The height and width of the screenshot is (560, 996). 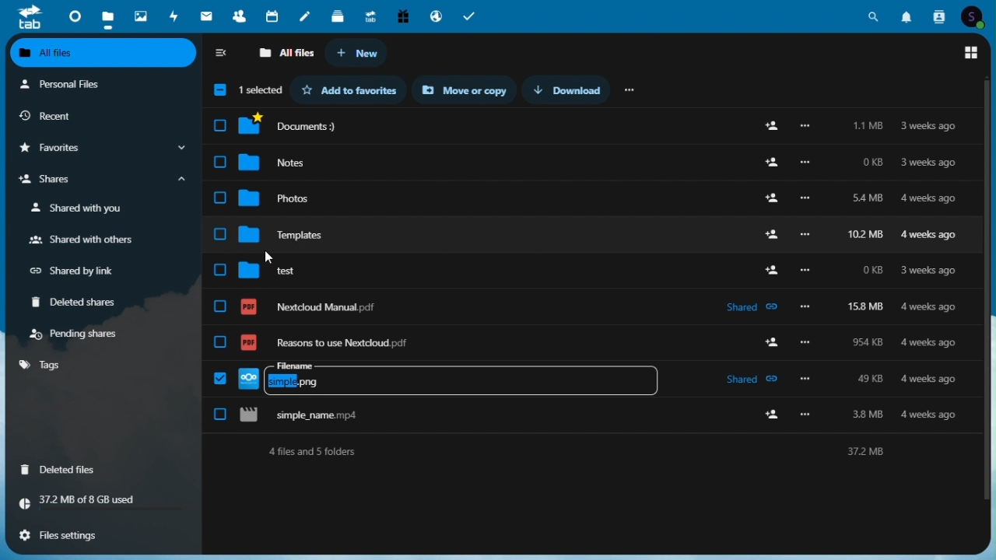 What do you see at coordinates (372, 15) in the screenshot?
I see `upgrade` at bounding box center [372, 15].